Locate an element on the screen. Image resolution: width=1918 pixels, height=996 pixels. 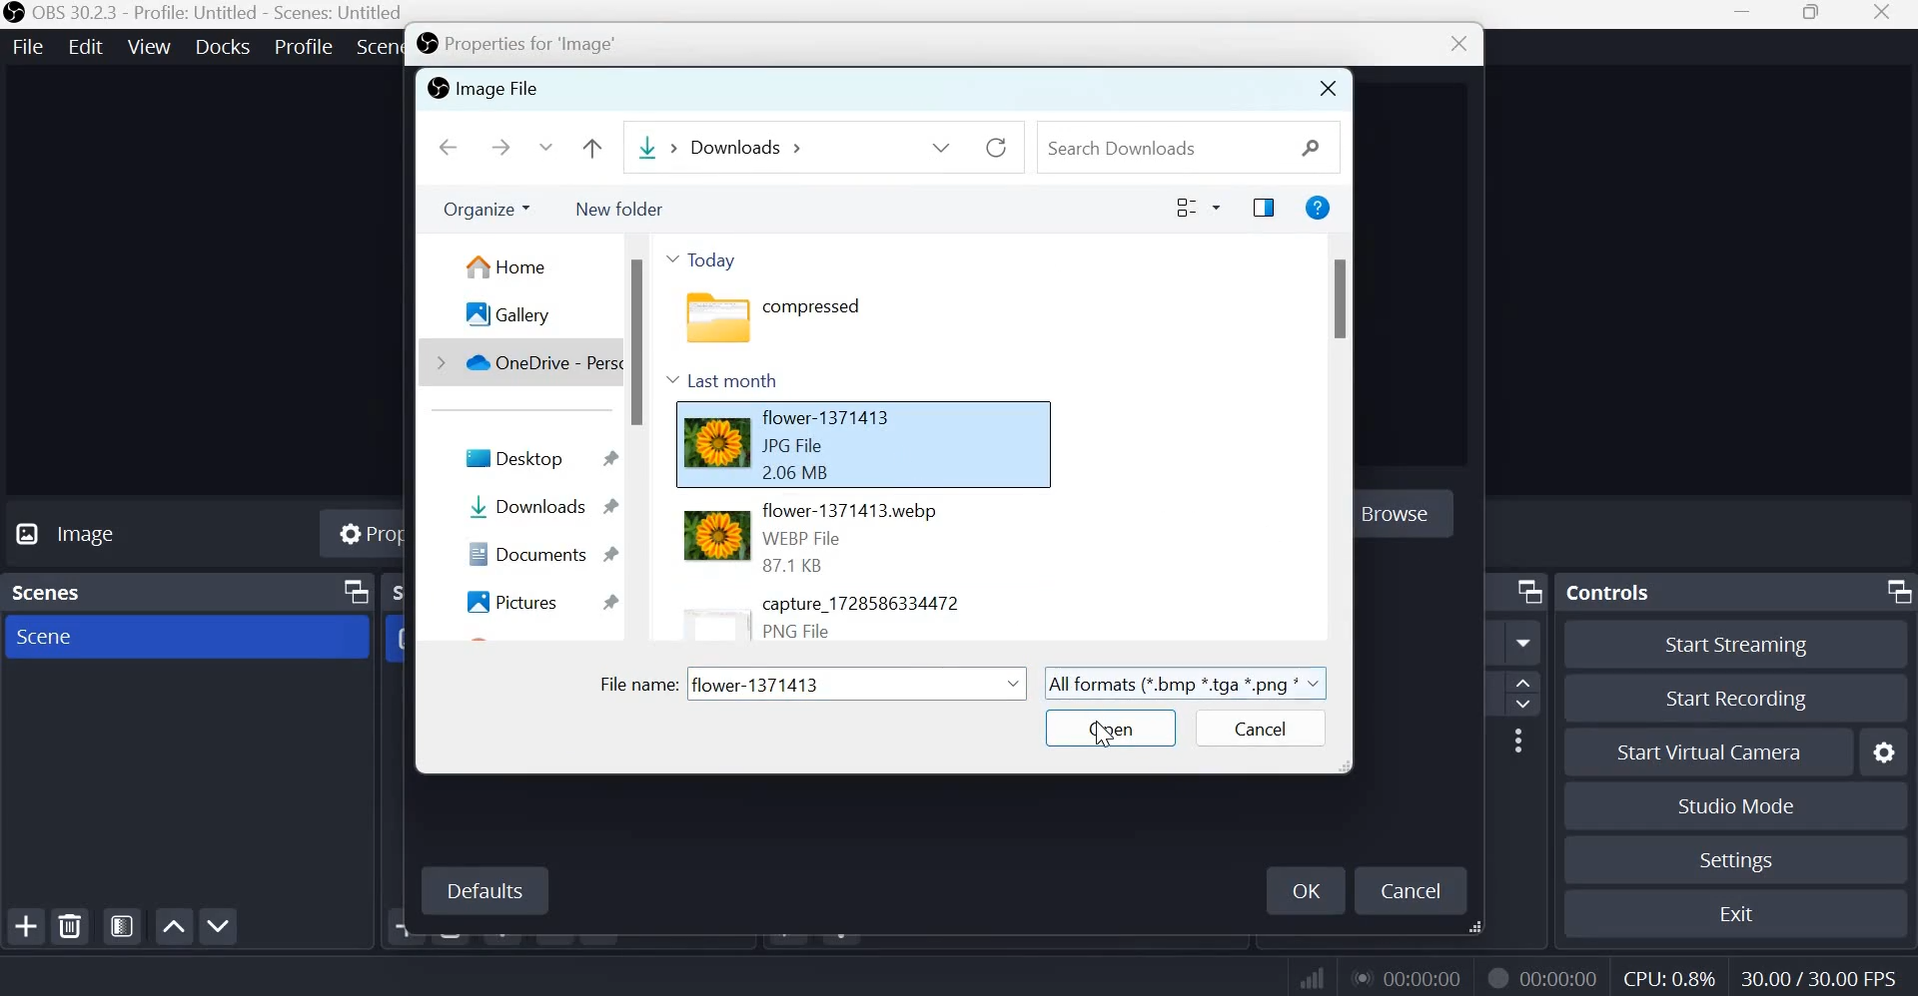
Exit is located at coordinates (1738, 911).